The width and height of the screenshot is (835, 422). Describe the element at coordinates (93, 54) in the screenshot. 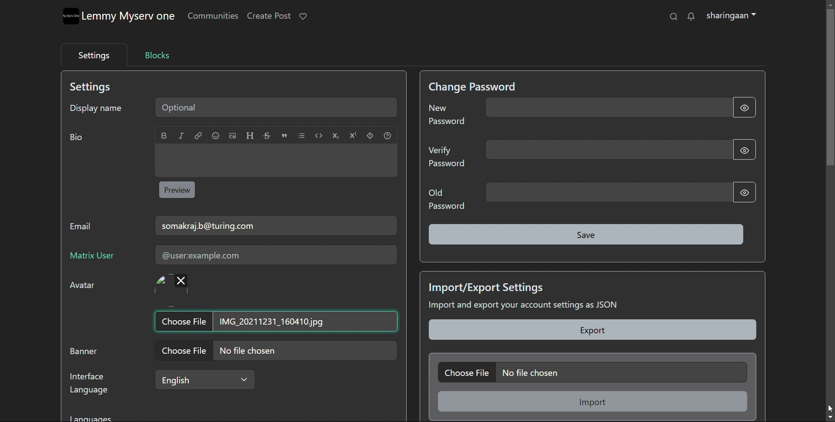

I see `settings` at that location.